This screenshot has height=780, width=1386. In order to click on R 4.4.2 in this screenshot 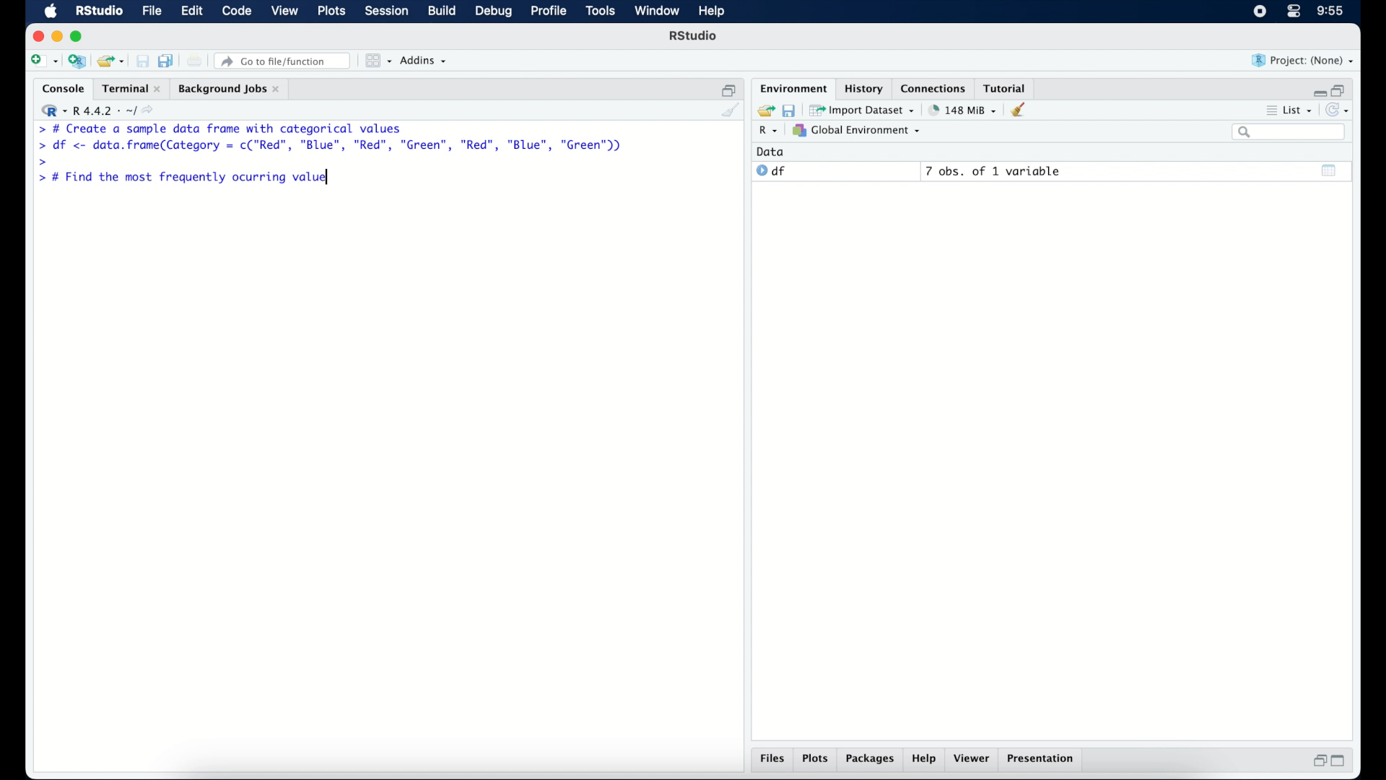, I will do `click(97, 108)`.